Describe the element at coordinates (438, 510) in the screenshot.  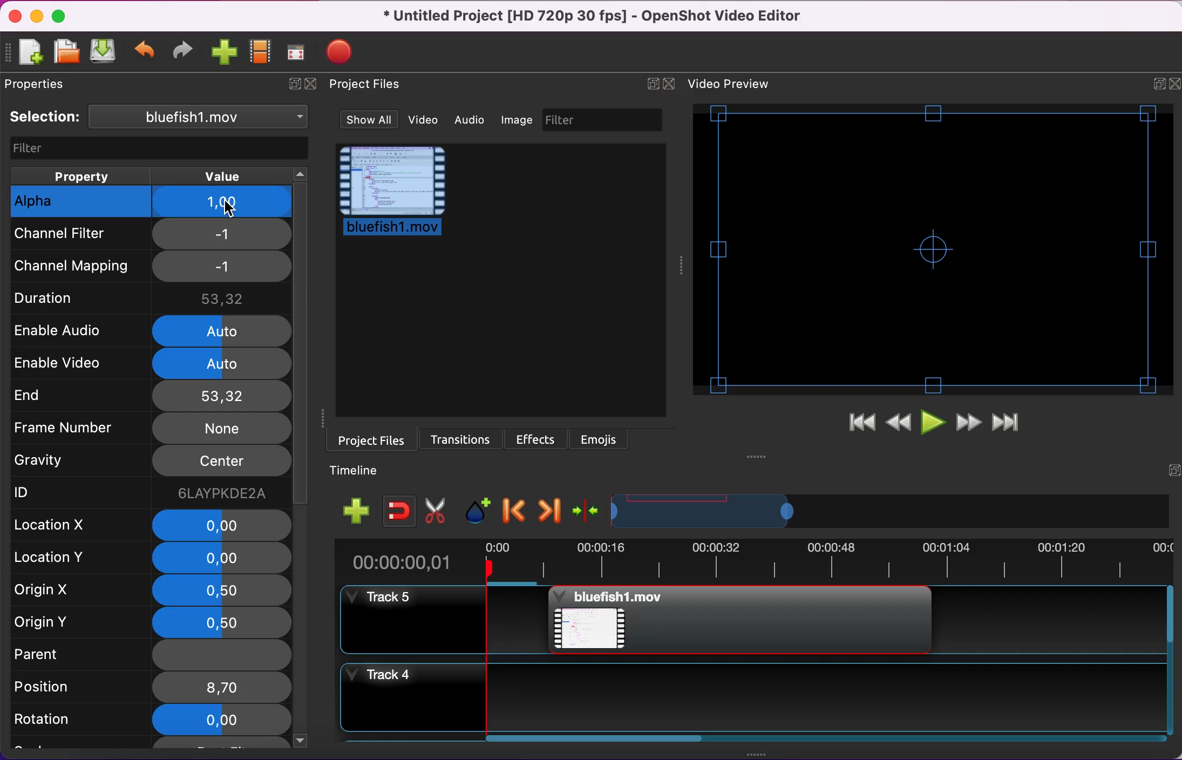
I see `cut` at that location.